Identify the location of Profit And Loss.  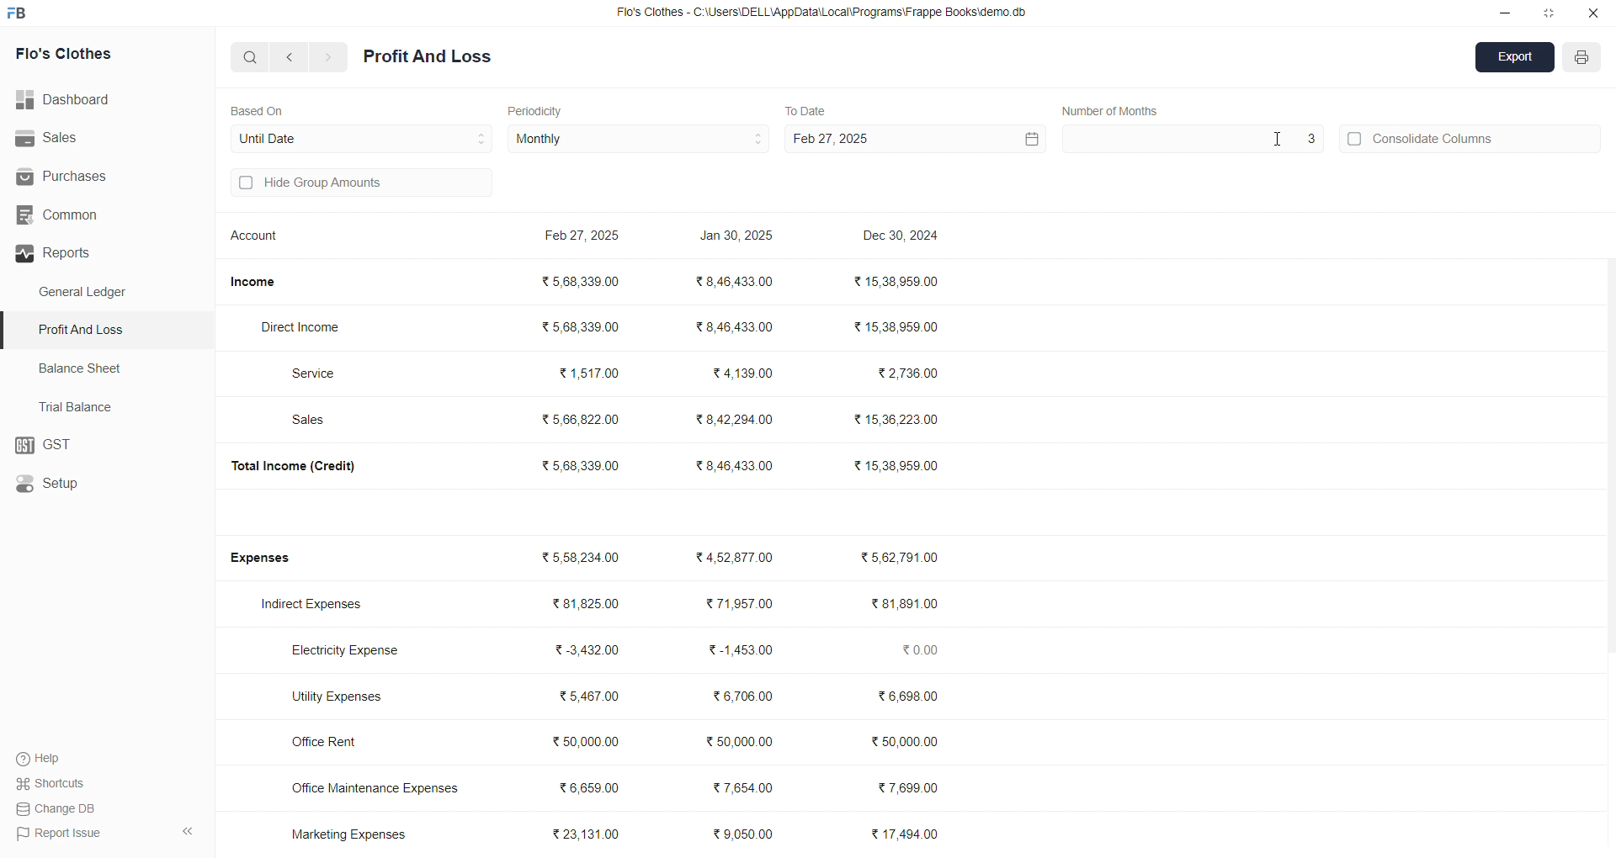
(428, 57).